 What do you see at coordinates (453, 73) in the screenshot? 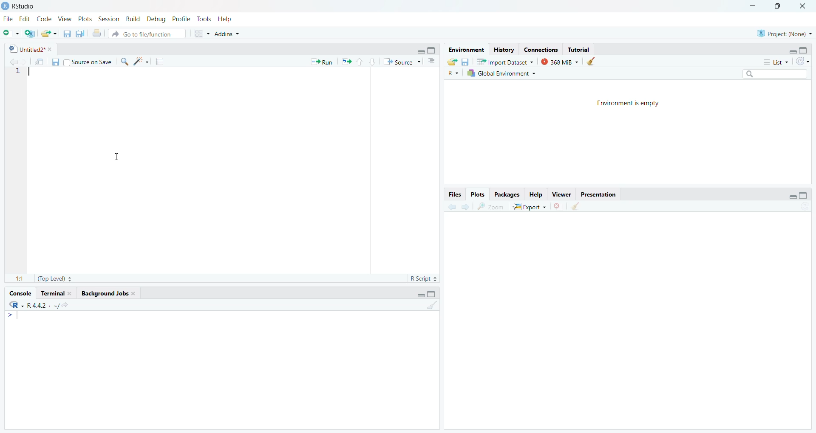
I see `R ~` at bounding box center [453, 73].